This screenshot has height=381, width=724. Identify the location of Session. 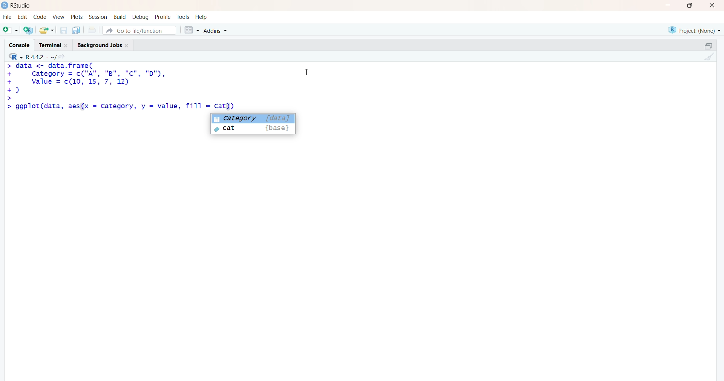
(98, 17).